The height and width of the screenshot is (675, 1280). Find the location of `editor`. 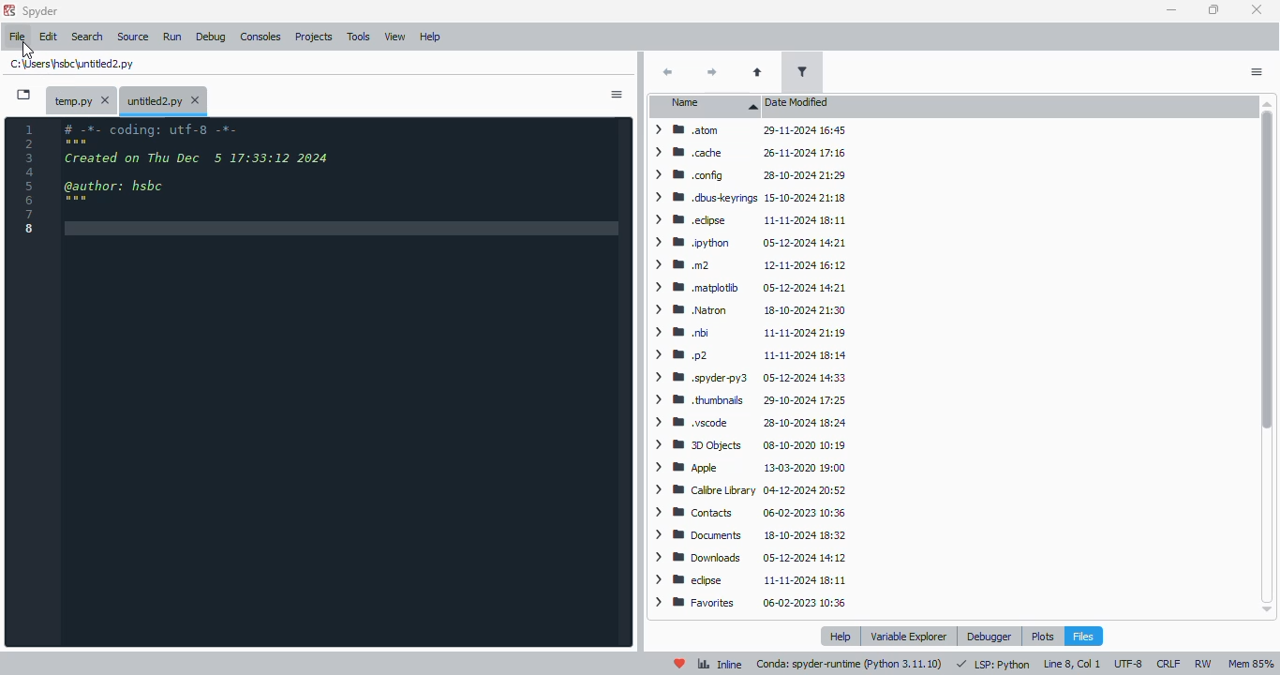

editor is located at coordinates (344, 382).